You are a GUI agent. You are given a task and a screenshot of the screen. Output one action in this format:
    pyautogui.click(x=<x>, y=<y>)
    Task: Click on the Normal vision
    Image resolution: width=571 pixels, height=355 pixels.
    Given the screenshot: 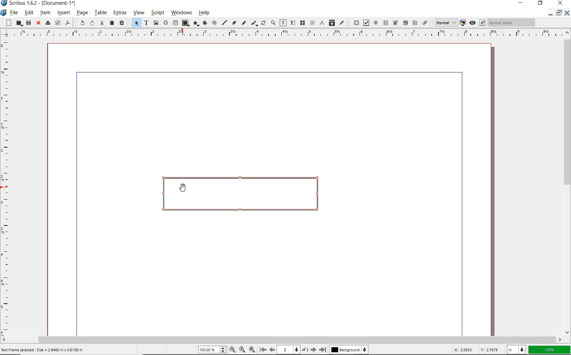 What is the action you would take?
    pyautogui.click(x=512, y=23)
    